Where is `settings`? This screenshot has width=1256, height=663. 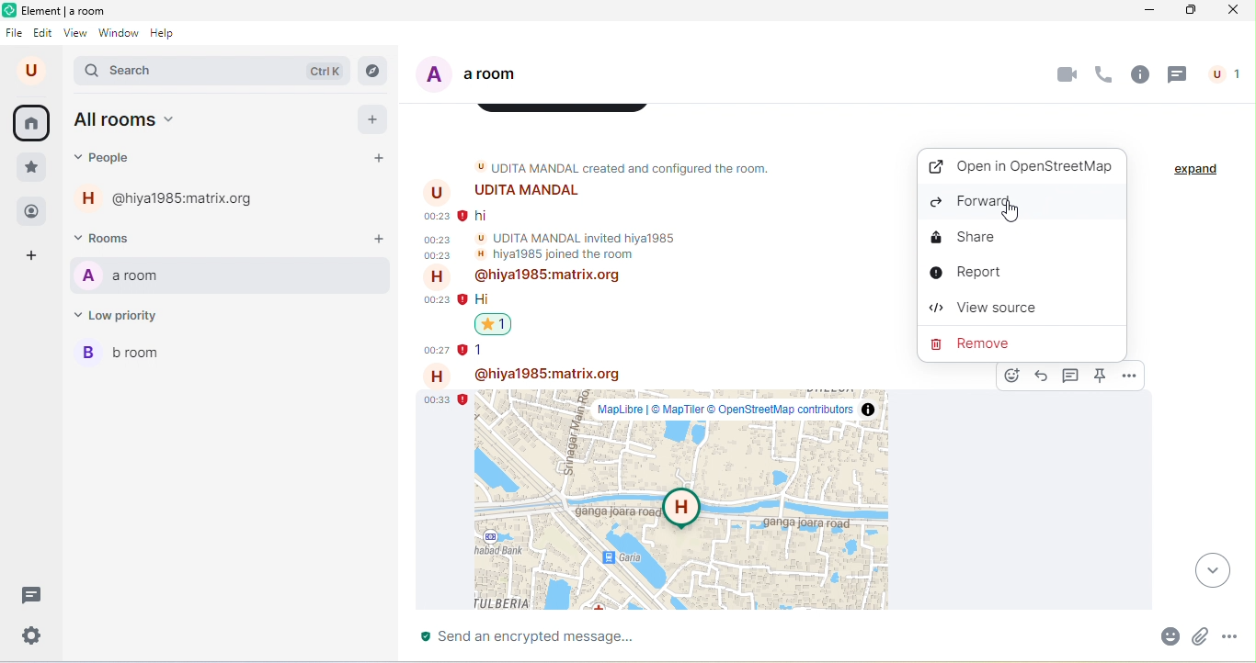
settings is located at coordinates (35, 635).